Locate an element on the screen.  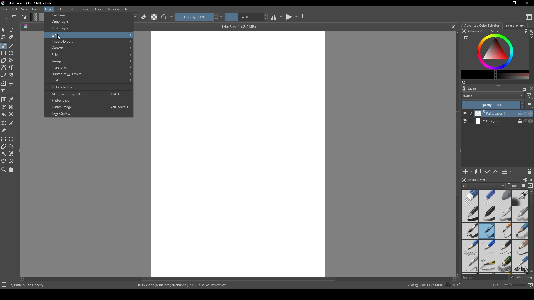
pencil is located at coordinates (520, 247).